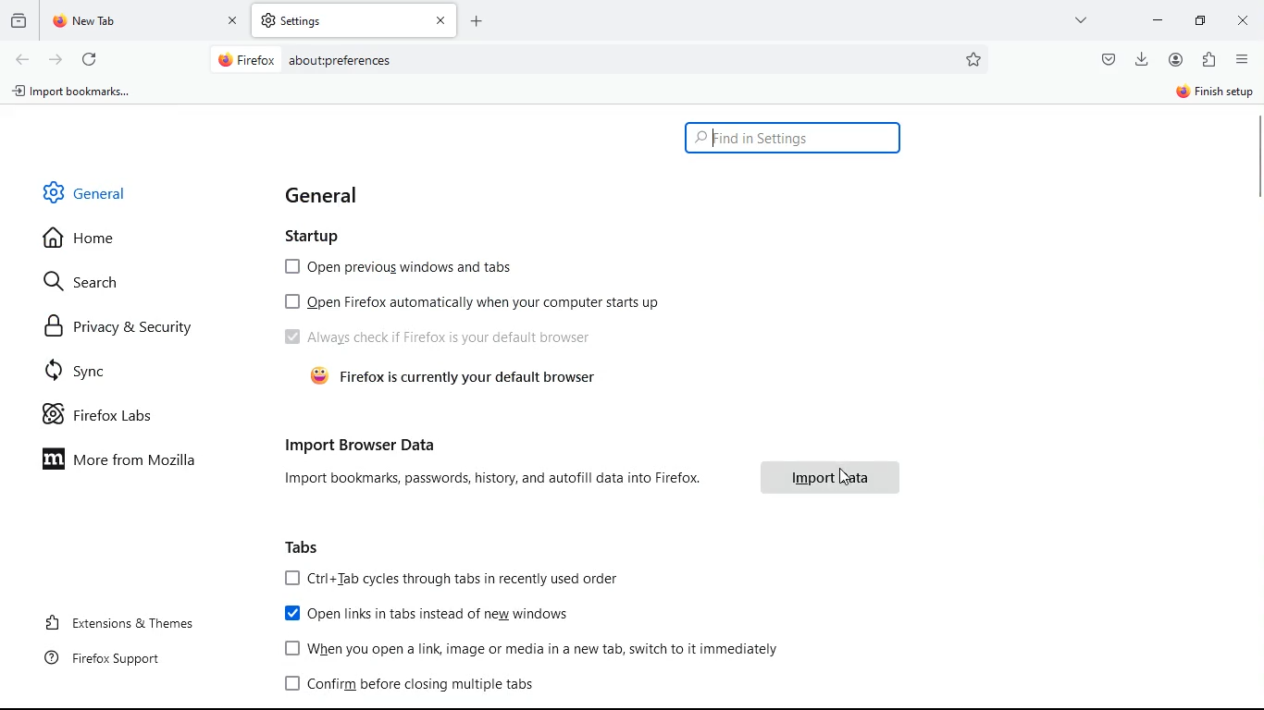 The image size is (1264, 710). What do you see at coordinates (1240, 60) in the screenshot?
I see `menu` at bounding box center [1240, 60].